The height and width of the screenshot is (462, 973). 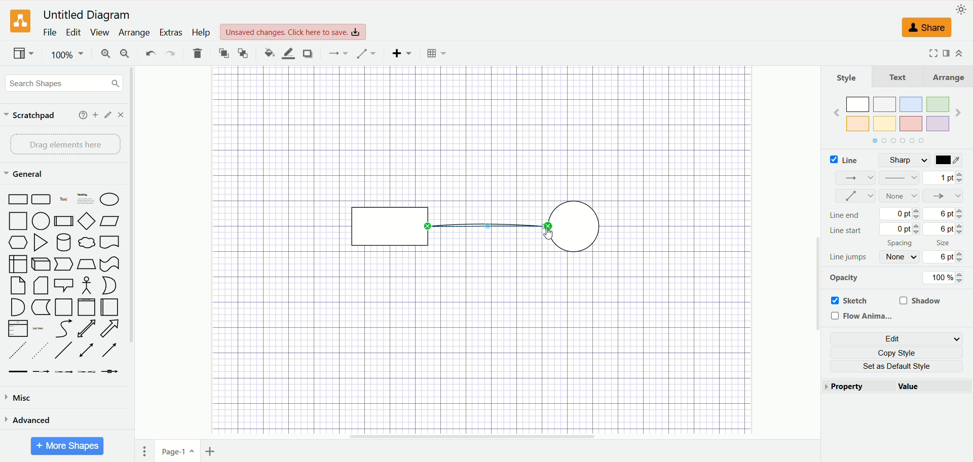 What do you see at coordinates (65, 329) in the screenshot?
I see `Curved Arrow` at bounding box center [65, 329].